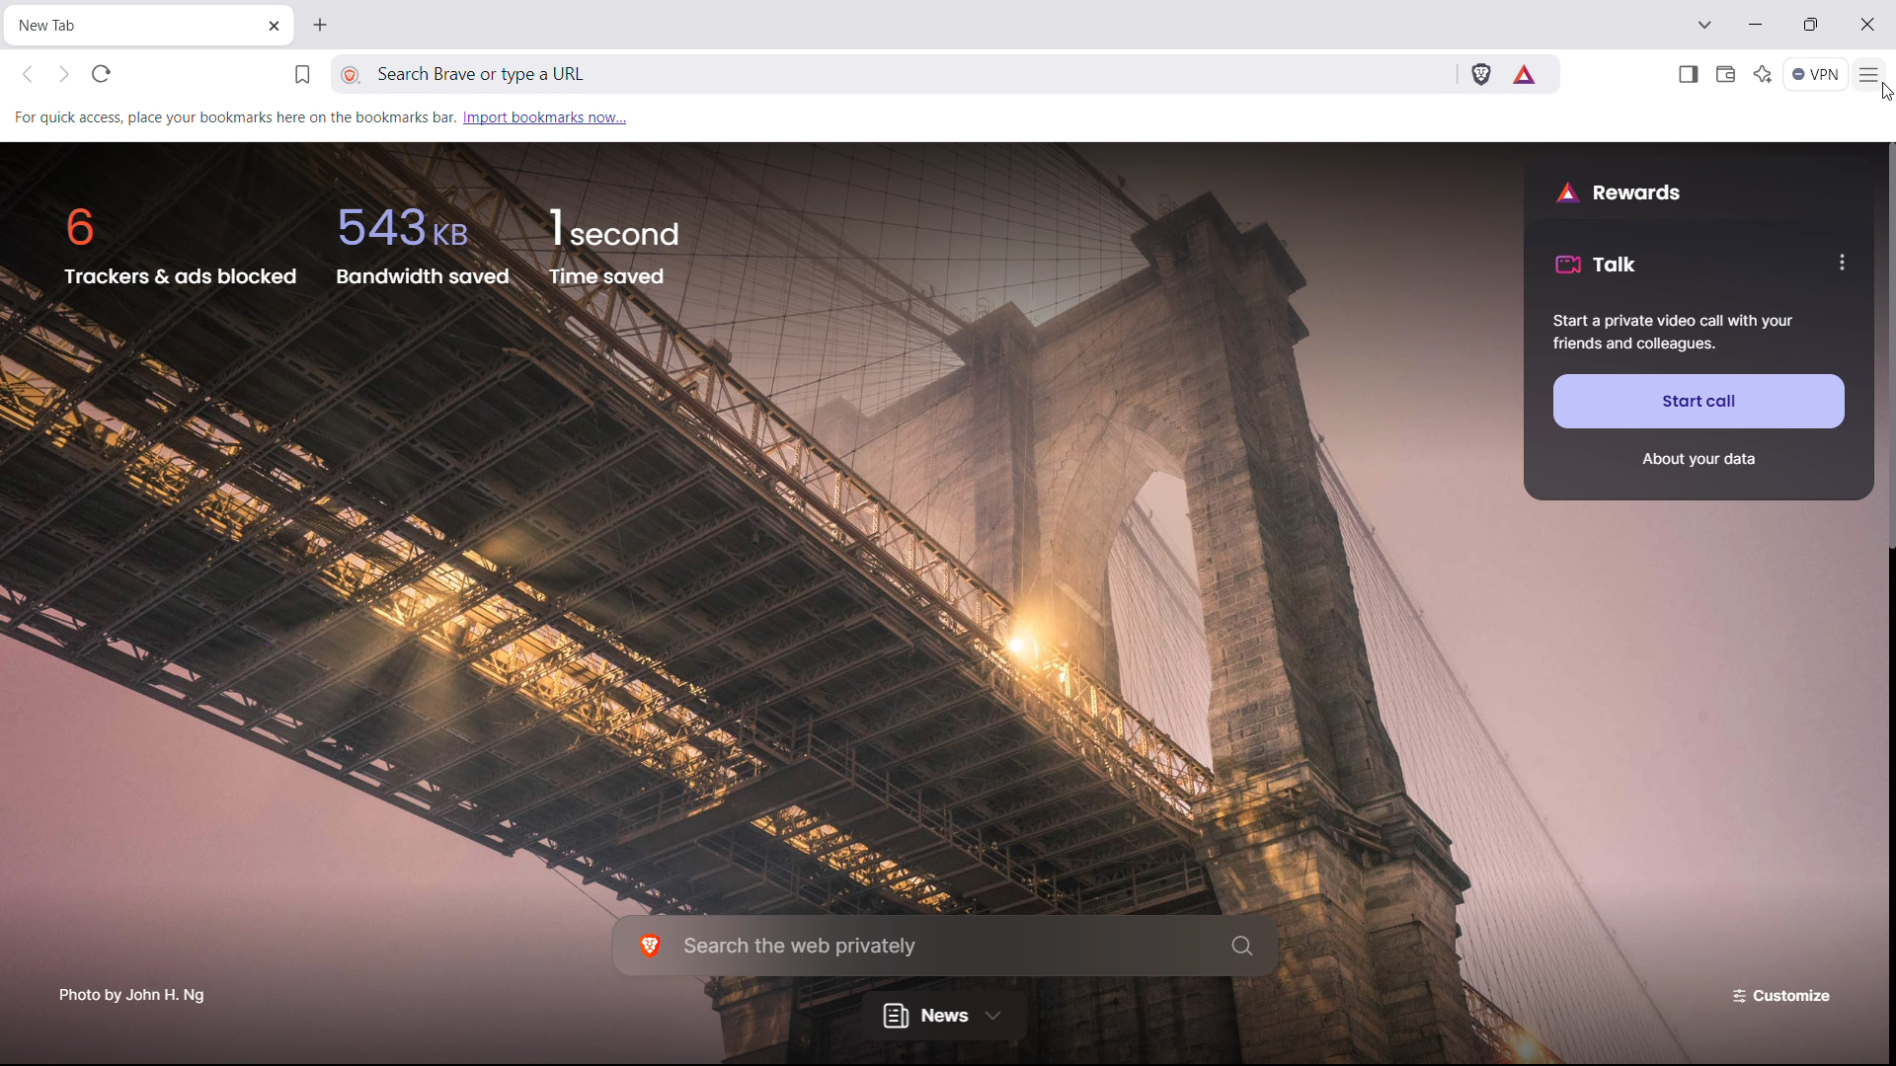 This screenshot has width=1896, height=1066. What do you see at coordinates (138, 995) in the screenshot?
I see `Photo by John H. Ng` at bounding box center [138, 995].